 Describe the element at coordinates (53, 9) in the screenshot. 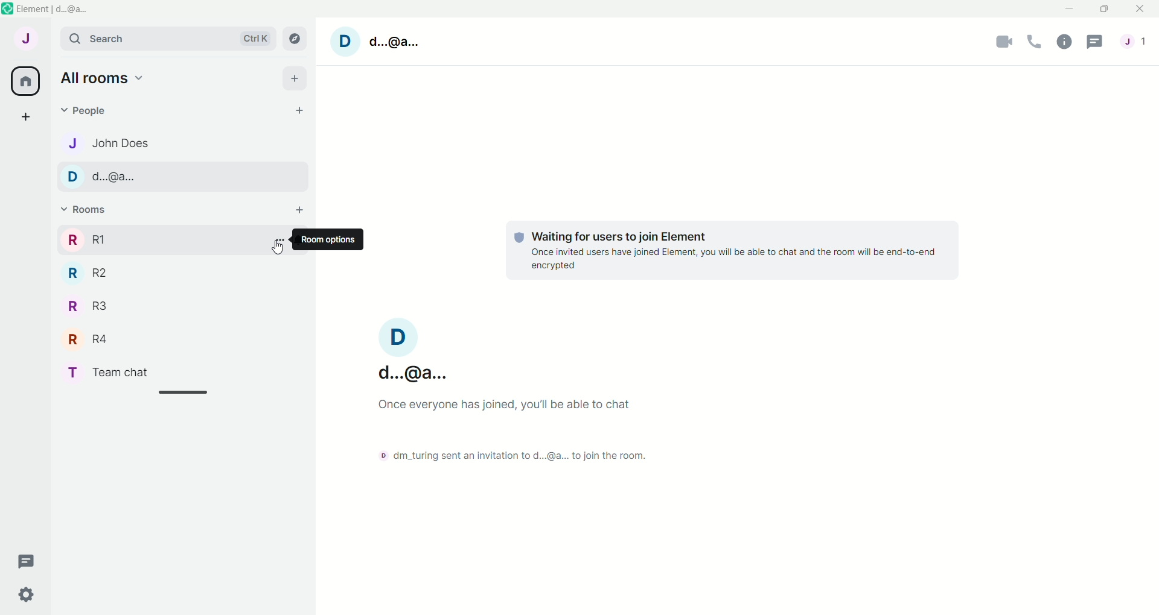

I see `Element | d..@a...` at that location.